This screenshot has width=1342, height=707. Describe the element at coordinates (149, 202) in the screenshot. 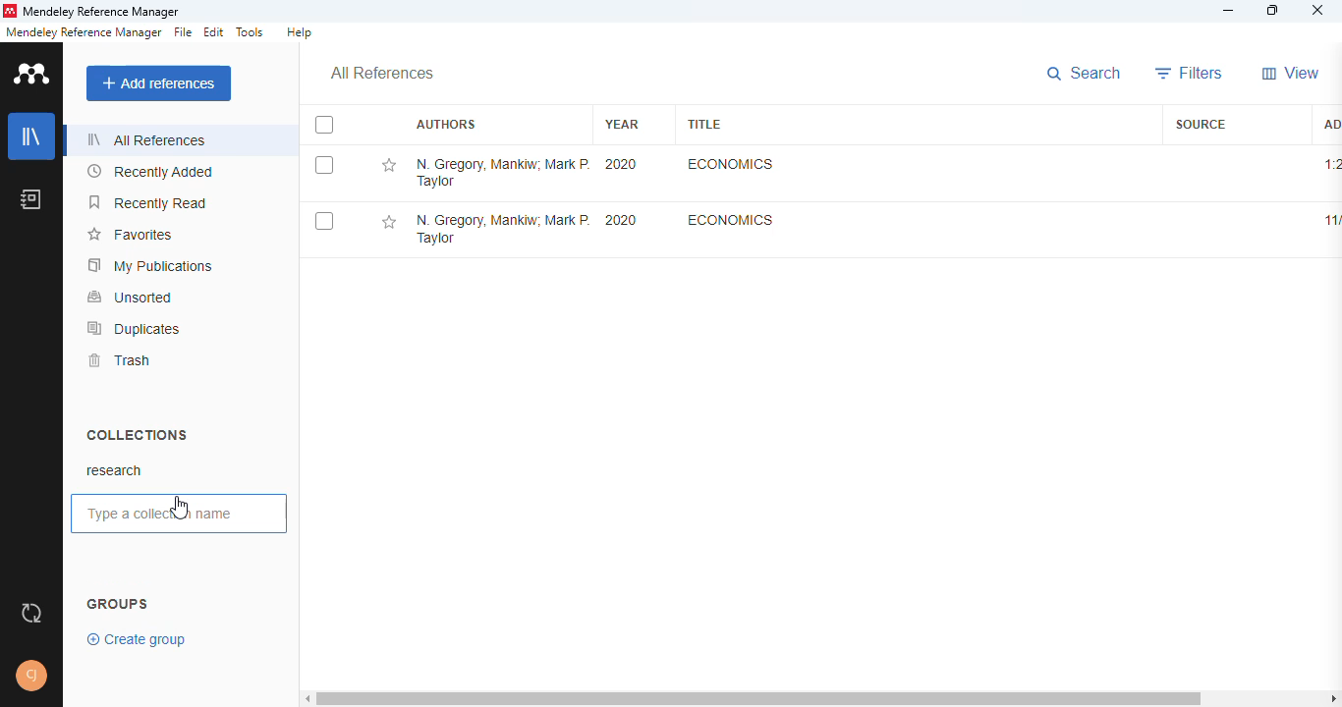

I see `recently read` at that location.